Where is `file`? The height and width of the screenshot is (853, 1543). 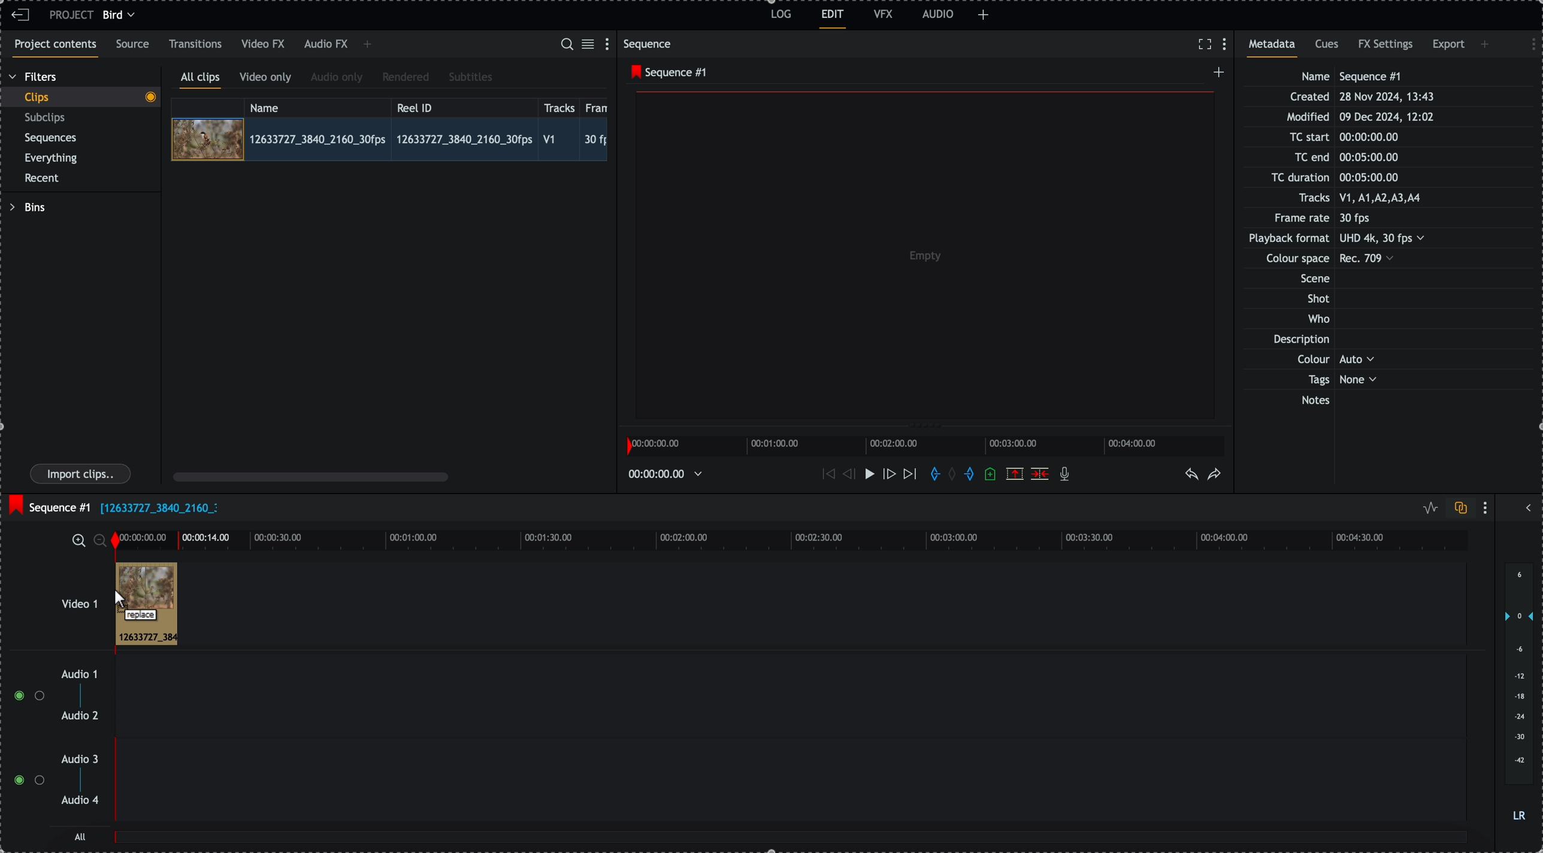
file is located at coordinates (159, 509).